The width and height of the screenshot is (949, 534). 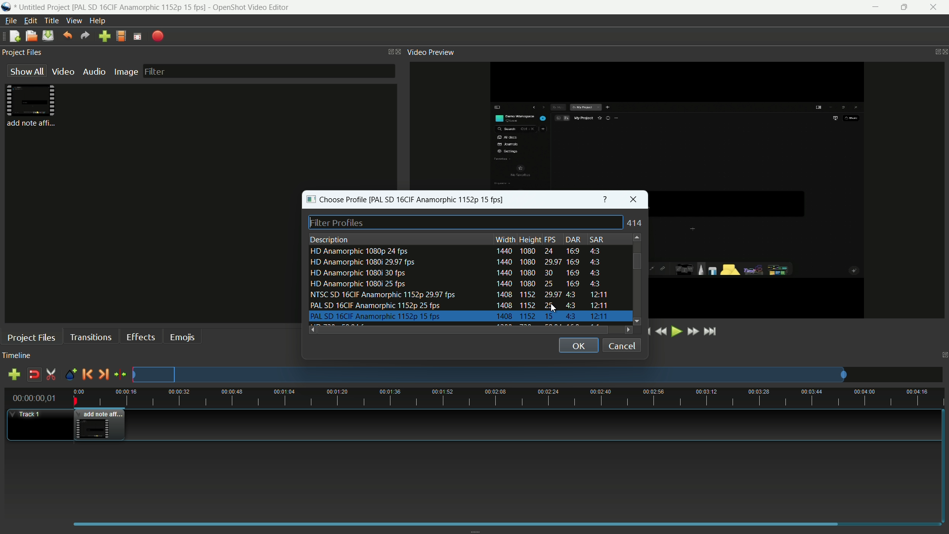 I want to click on maximize, so click(x=905, y=7).